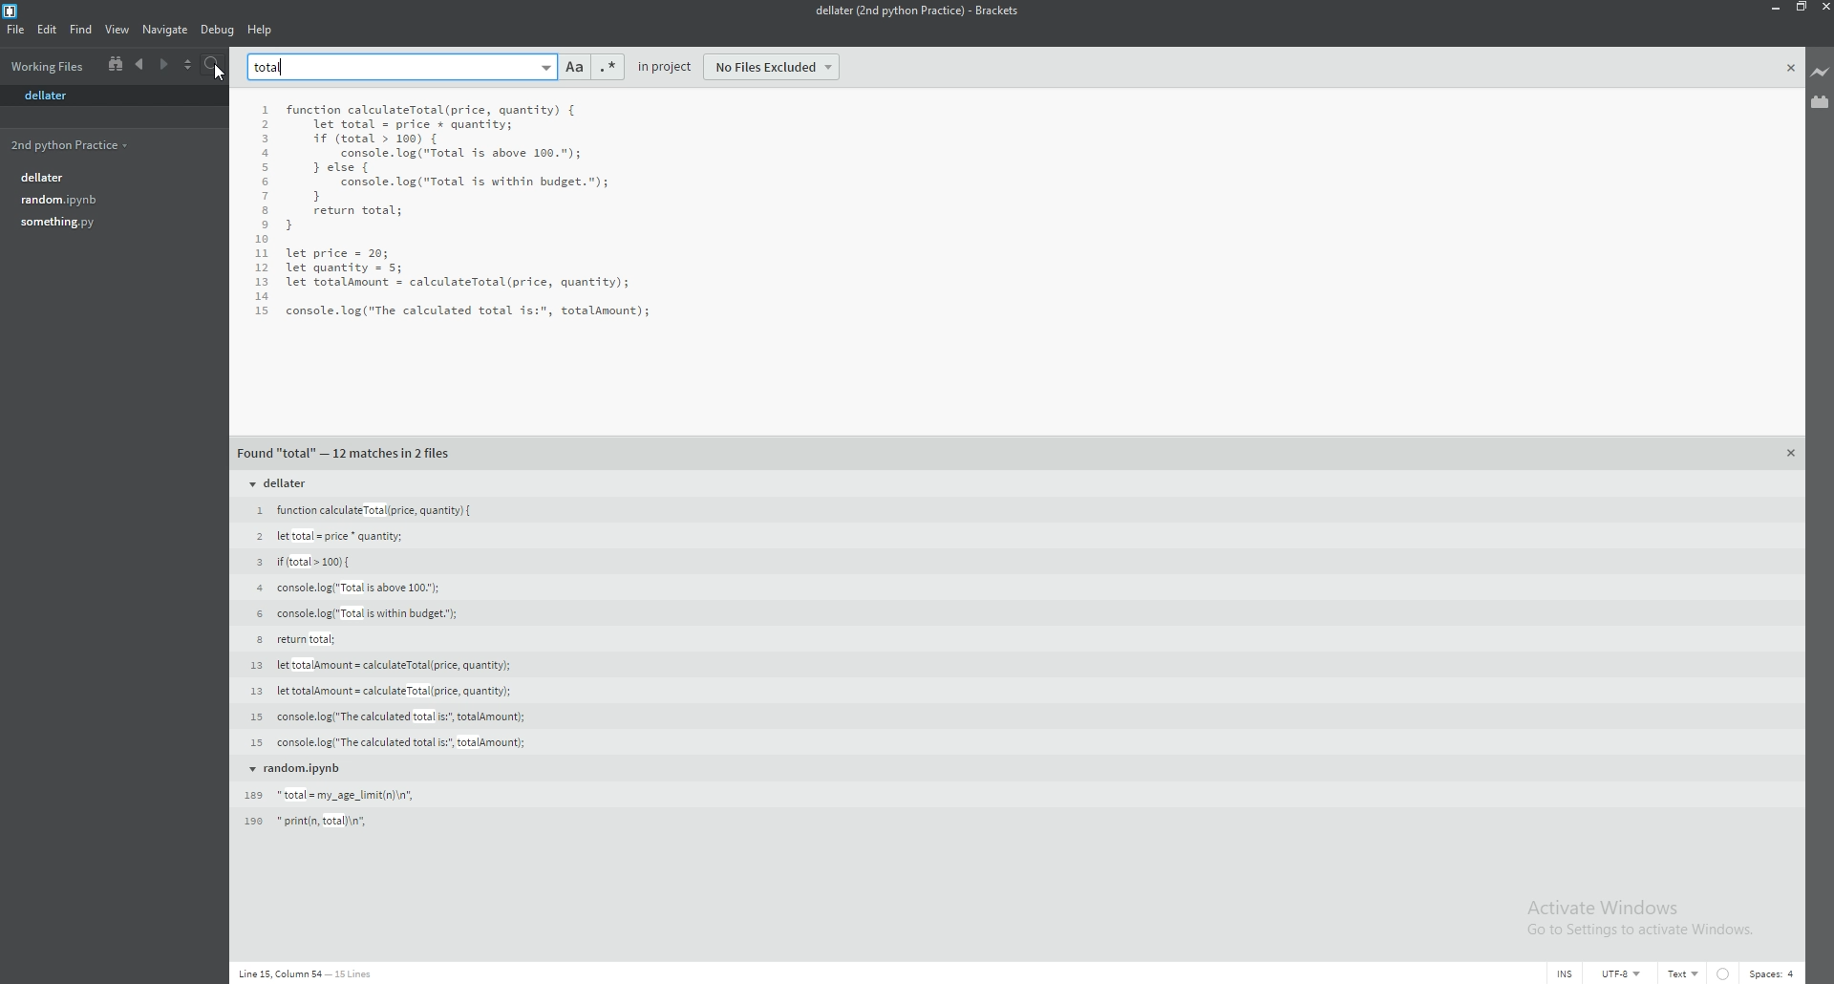 The width and height of the screenshot is (1834, 984). Describe the element at coordinates (1566, 974) in the screenshot. I see `INS` at that location.